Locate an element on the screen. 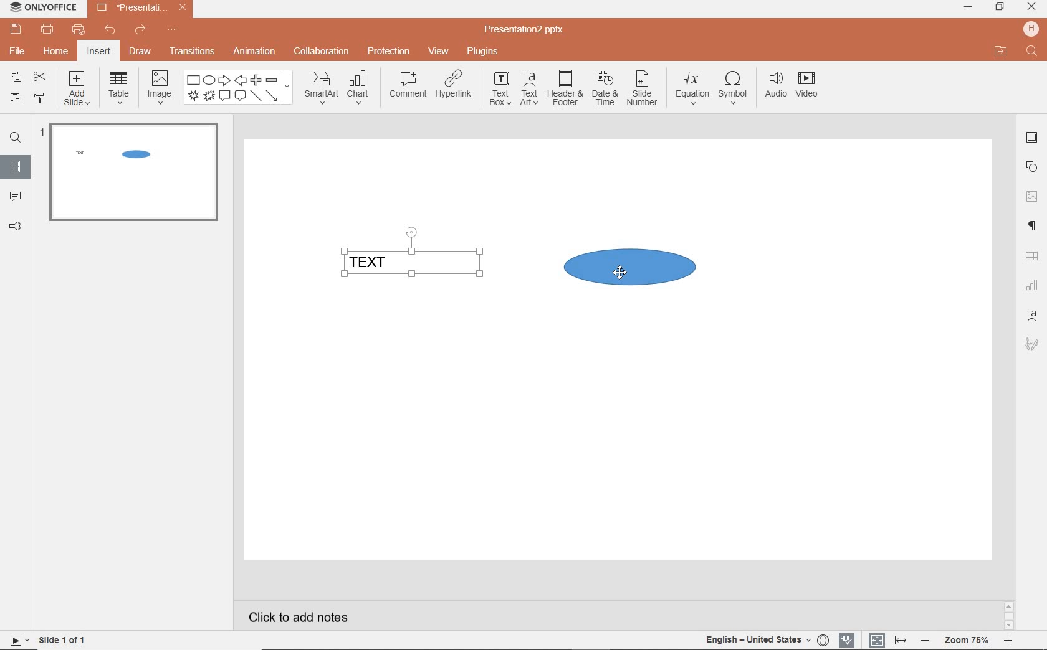 The image size is (1047, 650). copy is located at coordinates (16, 77).